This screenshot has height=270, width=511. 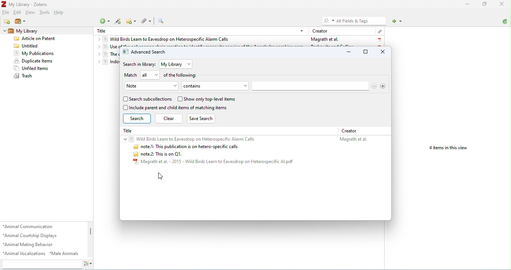 I want to click on tools, so click(x=46, y=13).